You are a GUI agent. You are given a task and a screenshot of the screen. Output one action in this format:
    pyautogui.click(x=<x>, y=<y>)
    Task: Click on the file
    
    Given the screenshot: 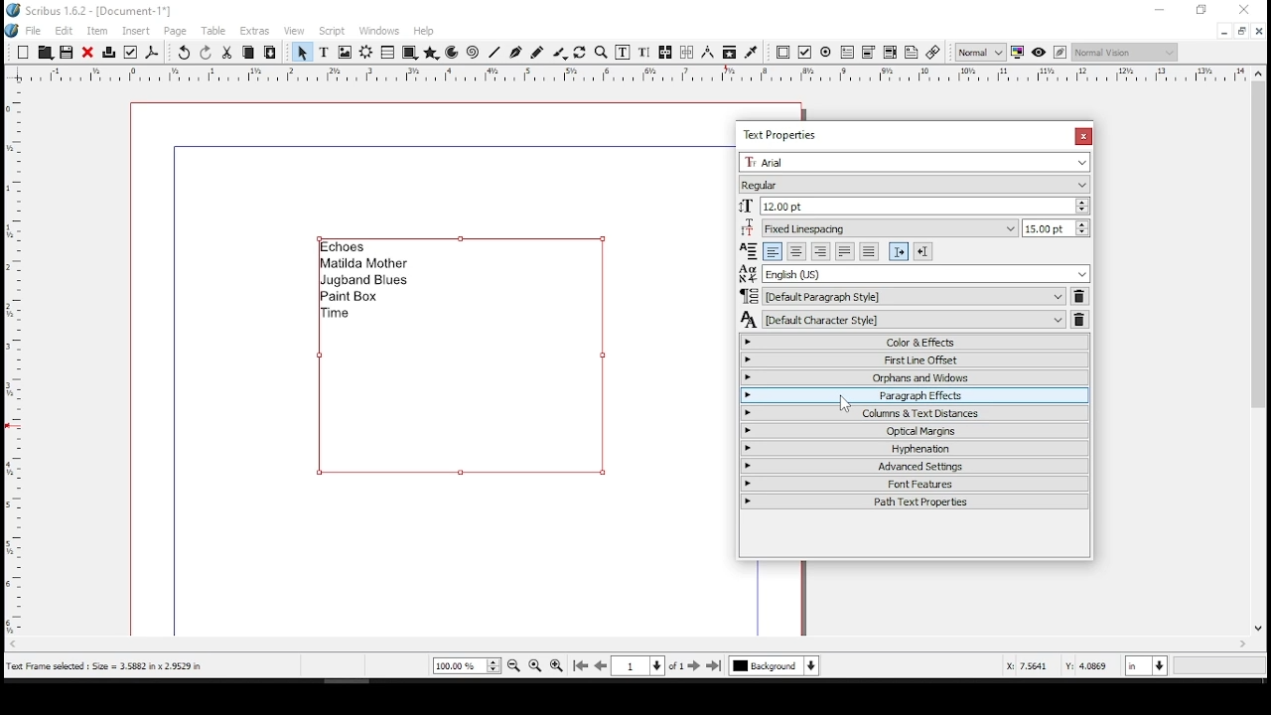 What is the action you would take?
    pyautogui.click(x=36, y=30)
    